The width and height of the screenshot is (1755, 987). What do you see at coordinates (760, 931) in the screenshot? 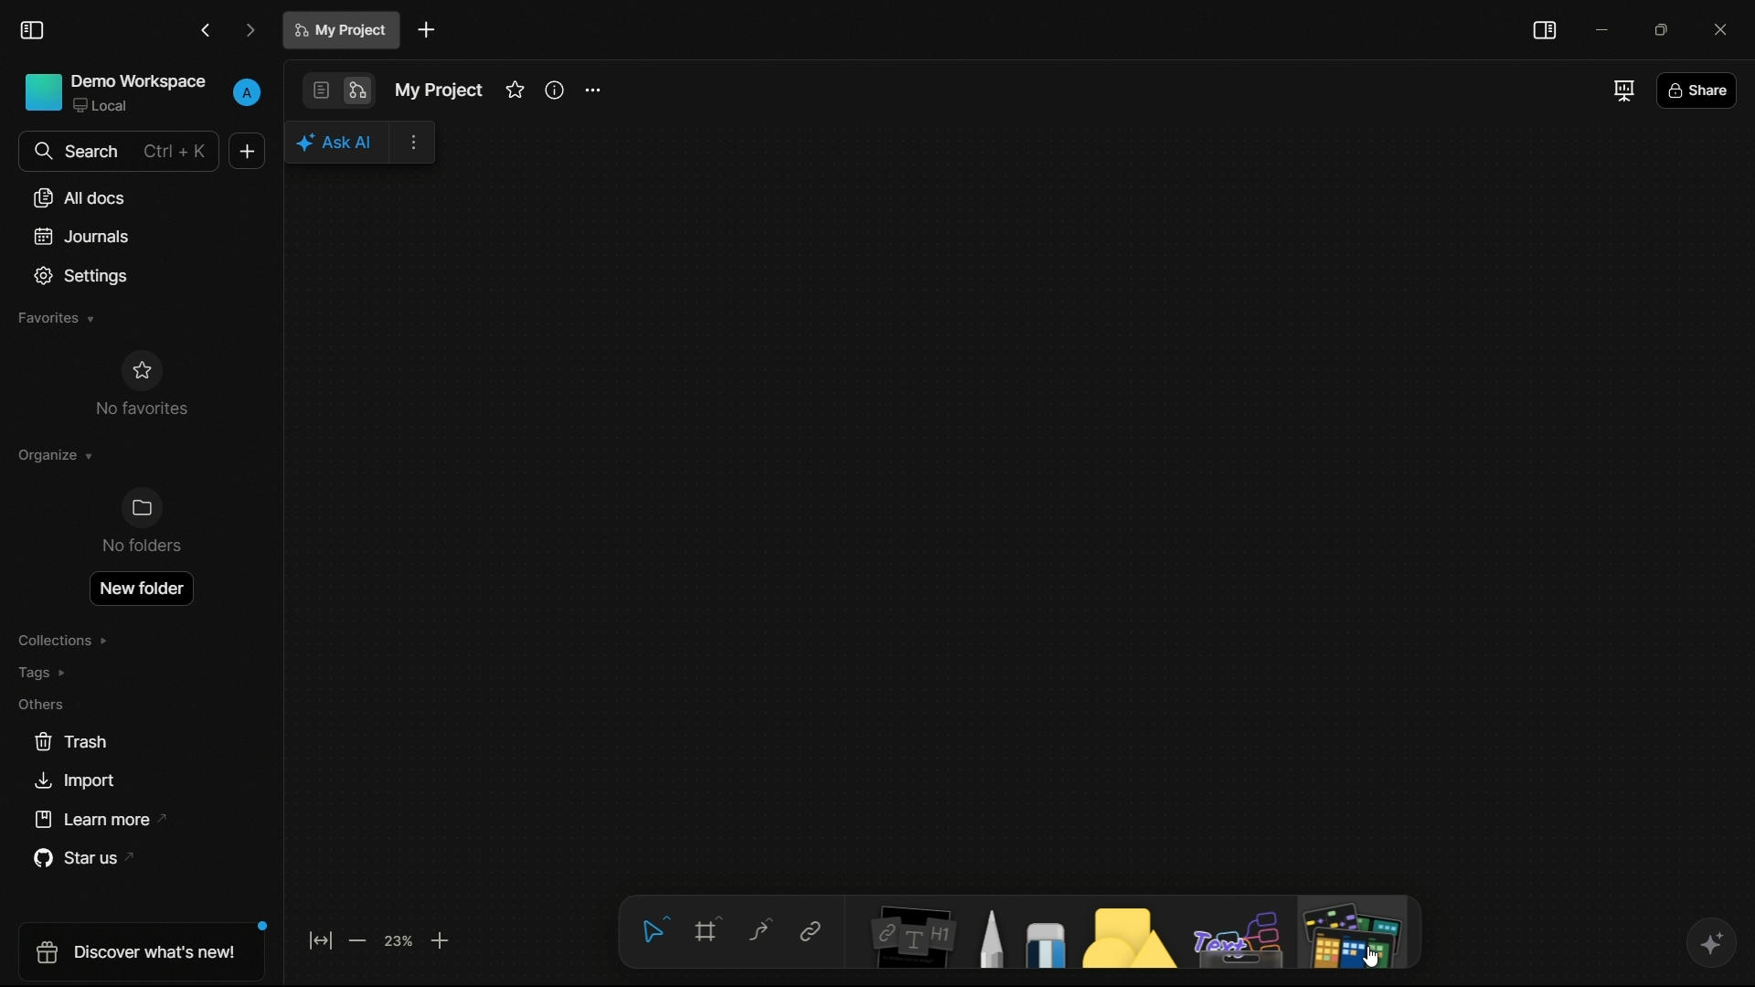
I see `connectors` at bounding box center [760, 931].